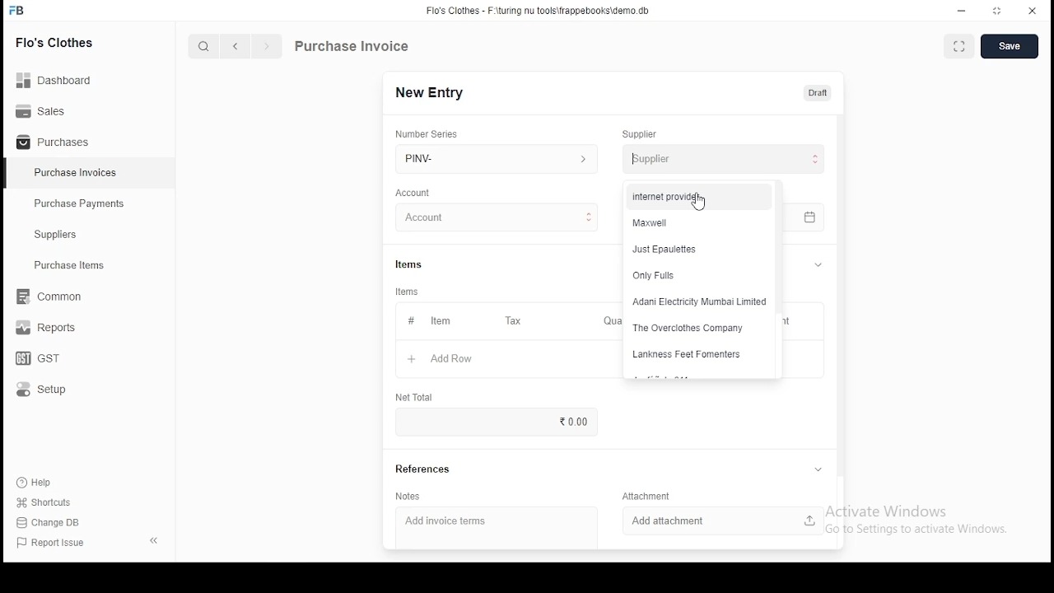 The height and width of the screenshot is (593, 1054). Describe the element at coordinates (1011, 47) in the screenshot. I see `create` at that location.